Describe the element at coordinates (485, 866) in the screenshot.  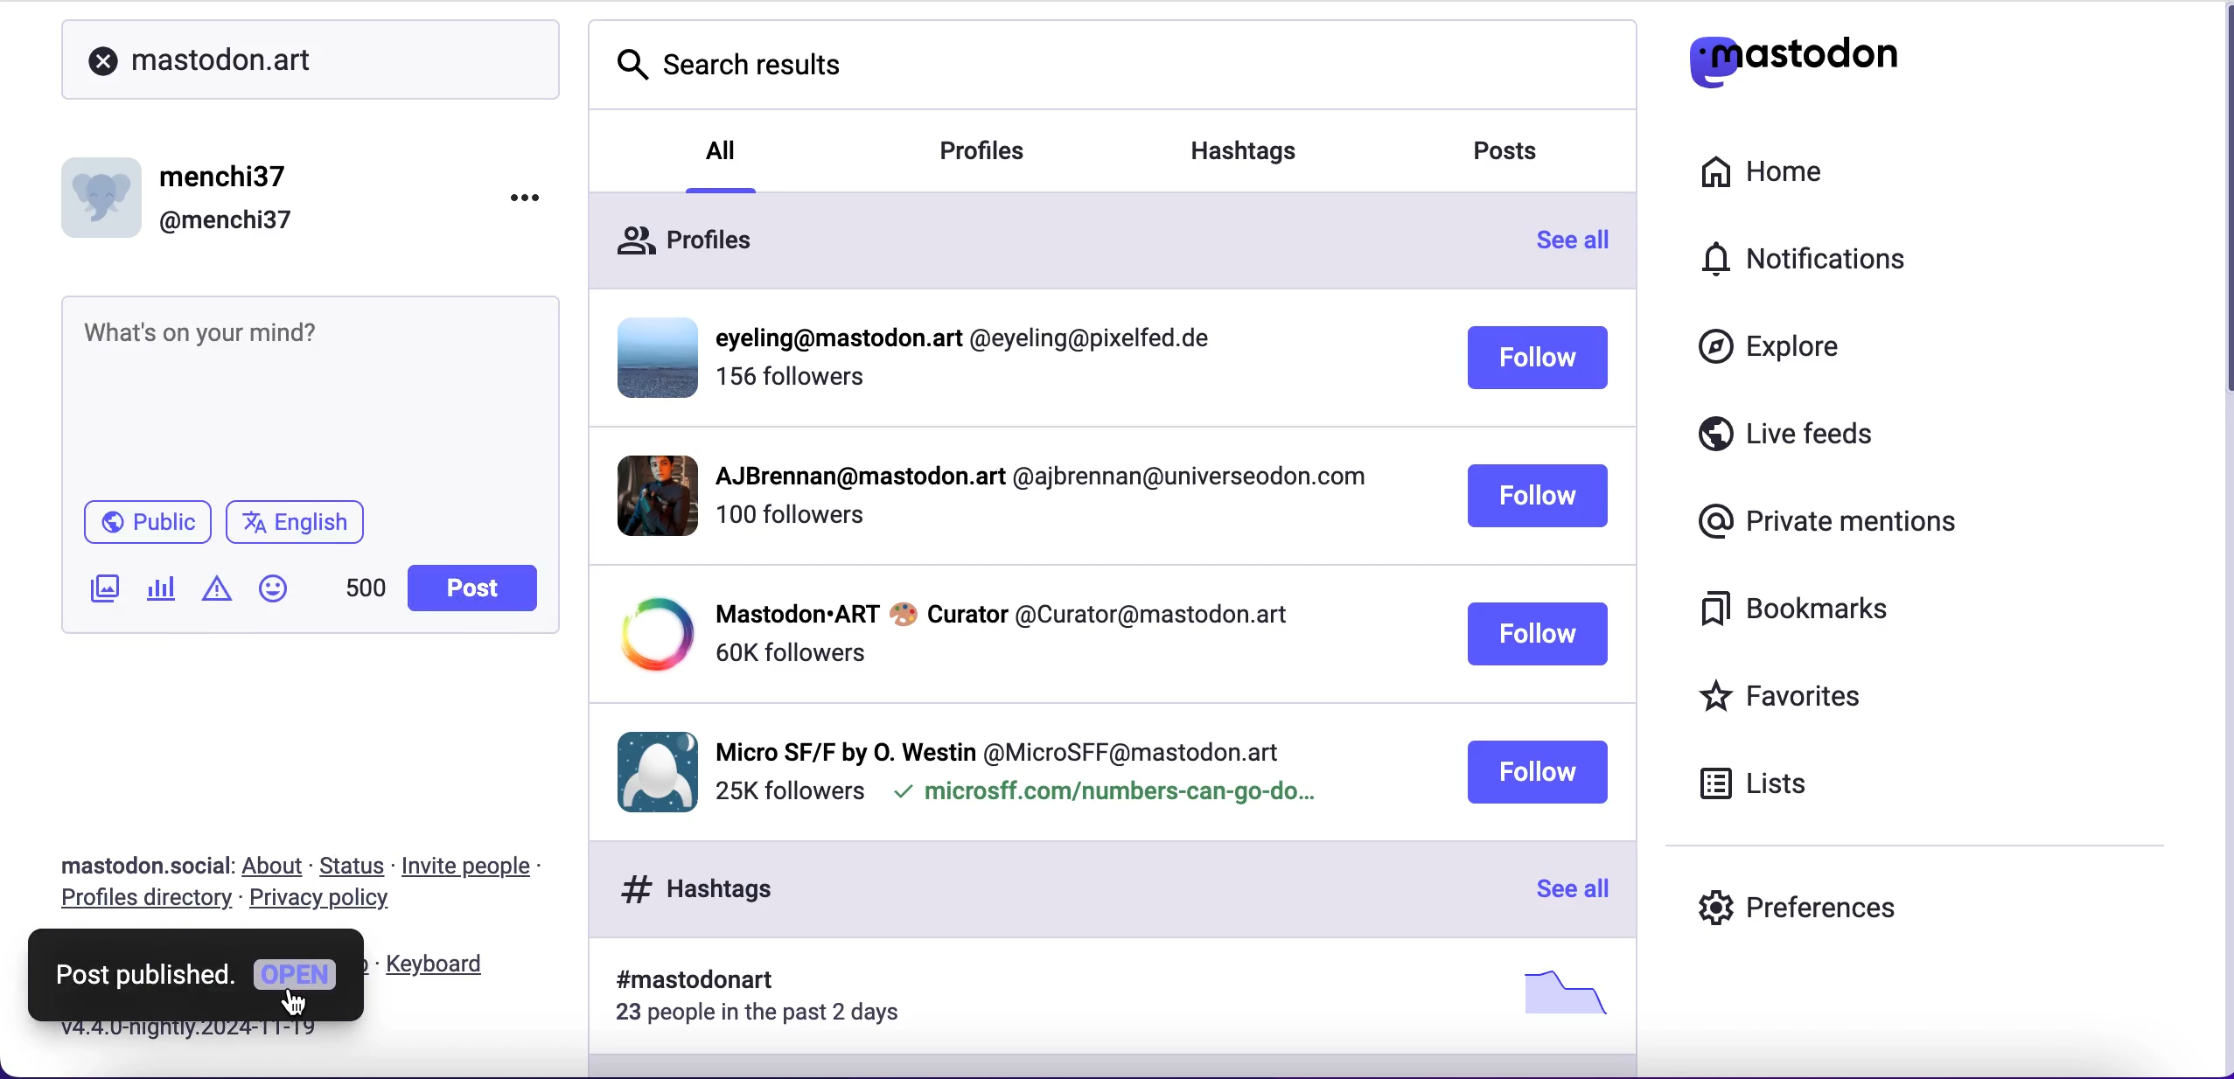
I see `invite people` at that location.